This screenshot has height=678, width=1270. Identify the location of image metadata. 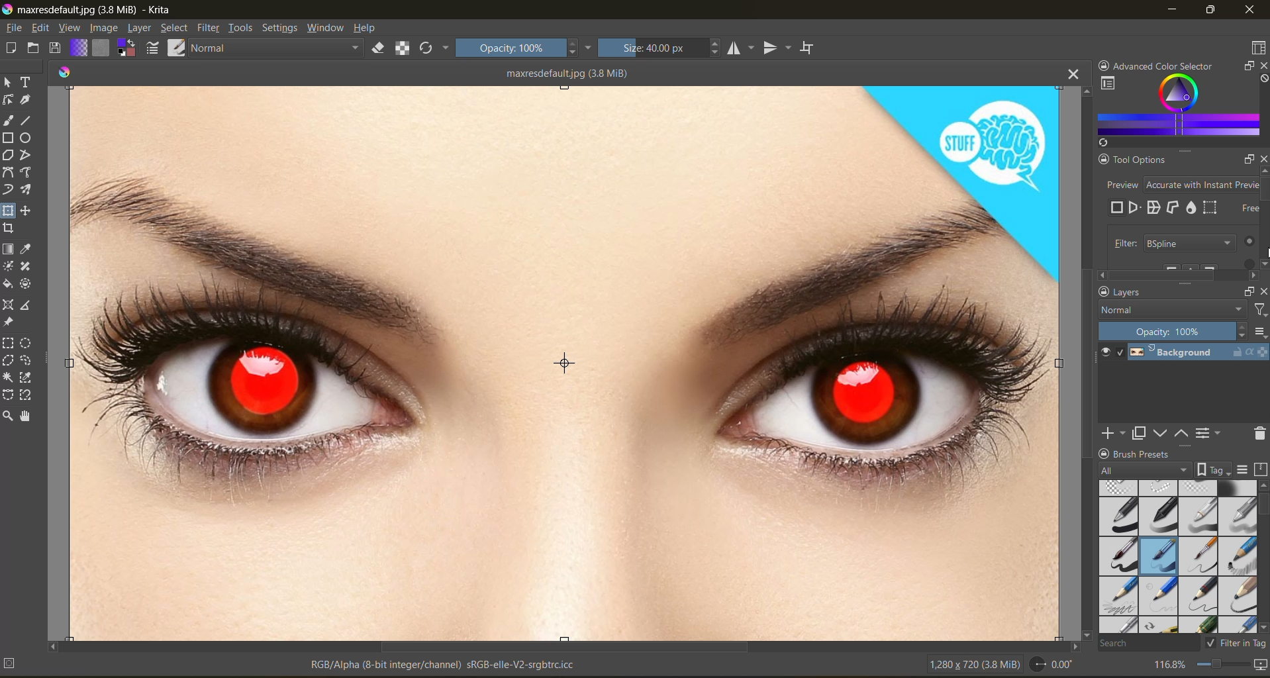
(973, 667).